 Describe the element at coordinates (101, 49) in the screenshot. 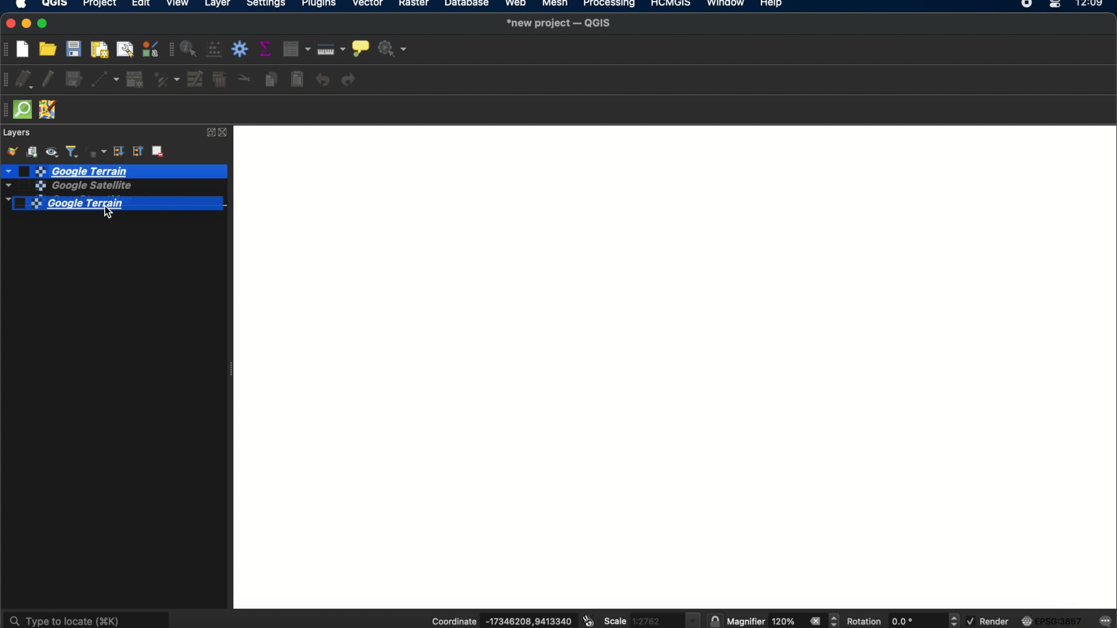

I see `new print layout` at that location.